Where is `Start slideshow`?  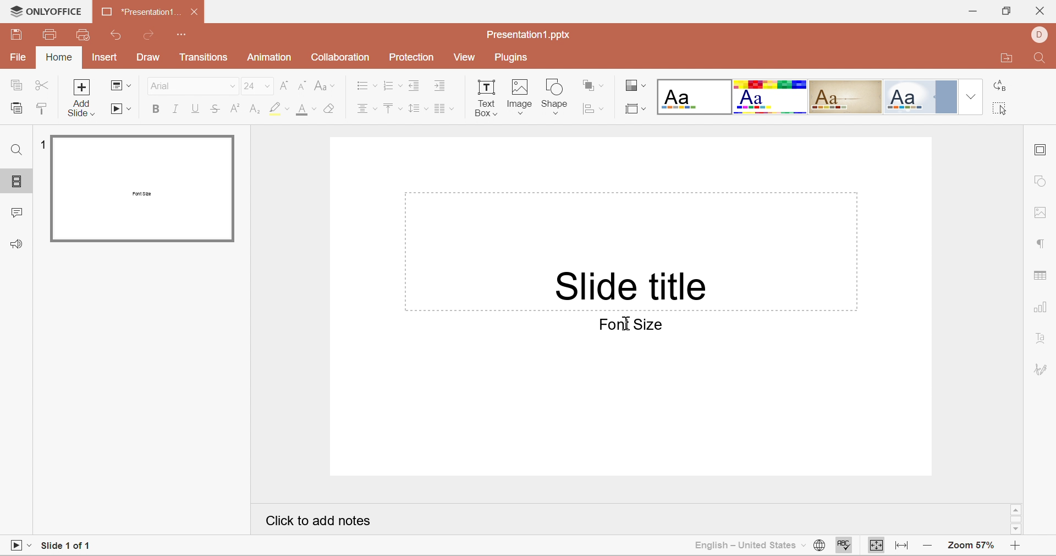 Start slideshow is located at coordinates (19, 546).